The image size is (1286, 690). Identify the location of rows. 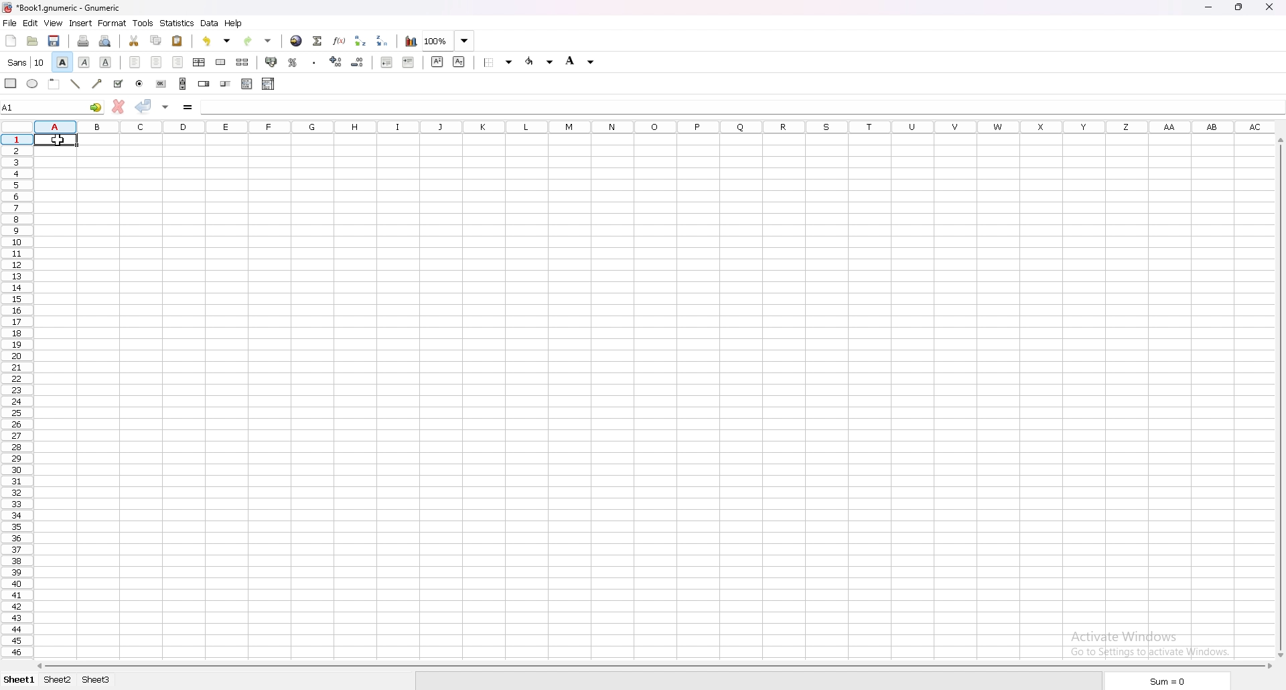
(15, 398).